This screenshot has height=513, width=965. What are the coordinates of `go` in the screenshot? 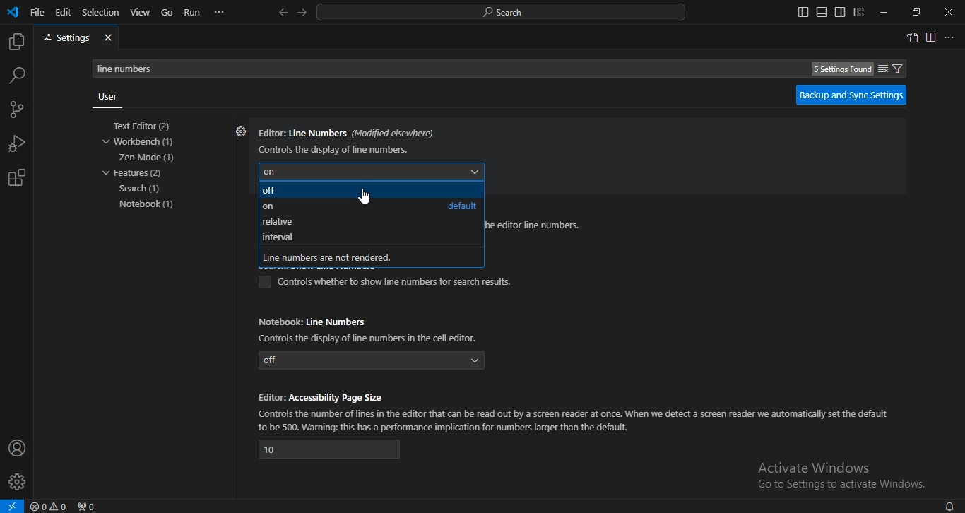 It's located at (167, 13).